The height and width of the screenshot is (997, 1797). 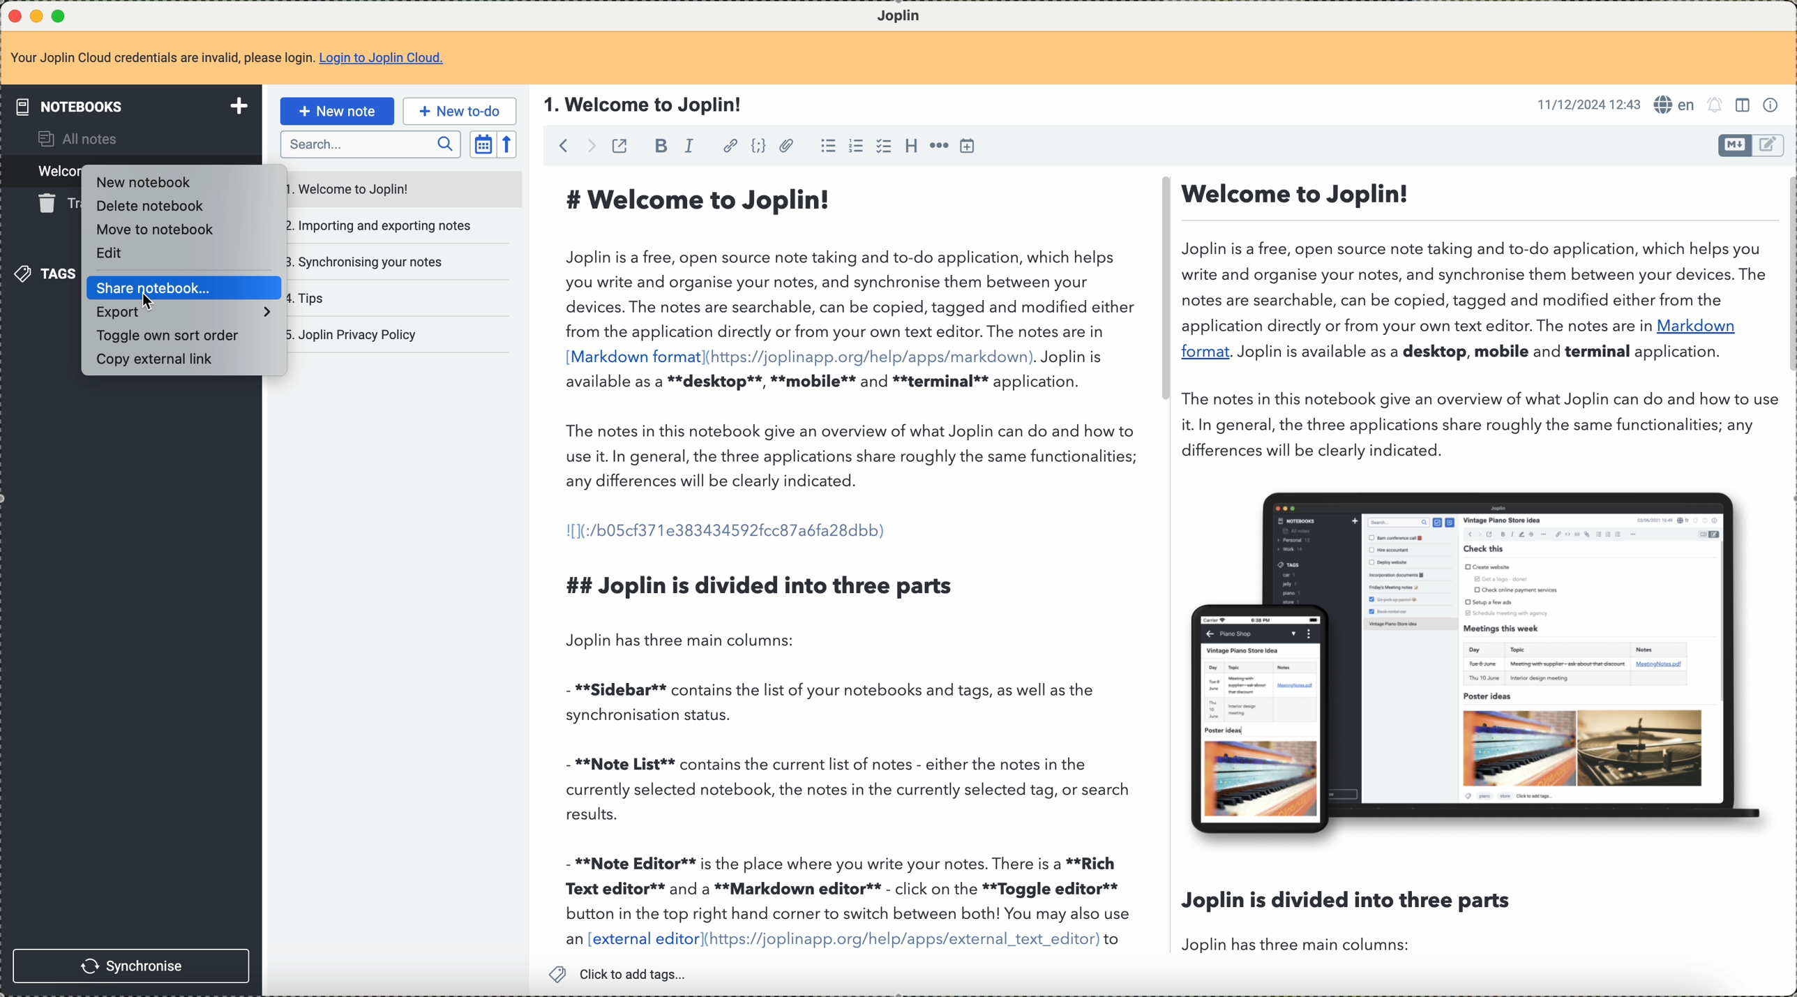 What do you see at coordinates (619, 146) in the screenshot?
I see `toggle external editing` at bounding box center [619, 146].